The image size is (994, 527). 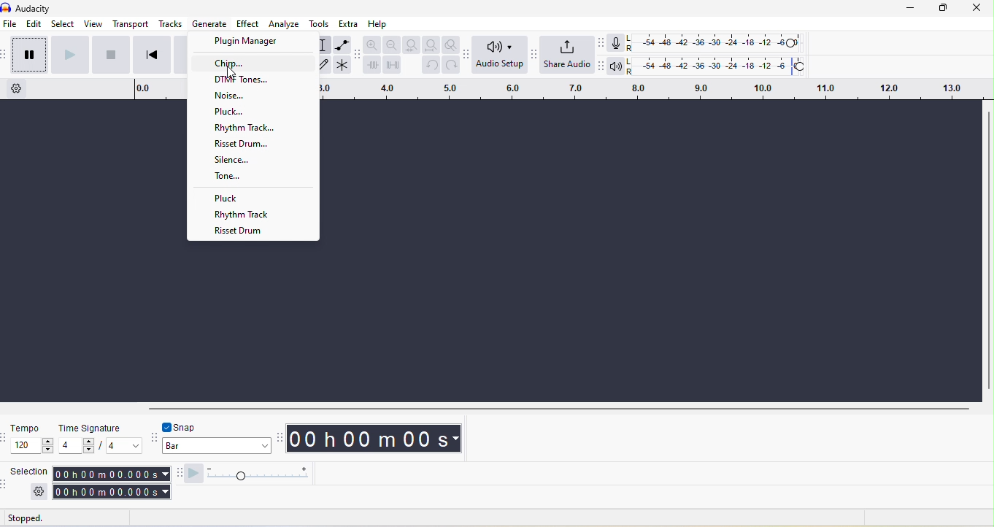 What do you see at coordinates (249, 64) in the screenshot?
I see `chirp` at bounding box center [249, 64].